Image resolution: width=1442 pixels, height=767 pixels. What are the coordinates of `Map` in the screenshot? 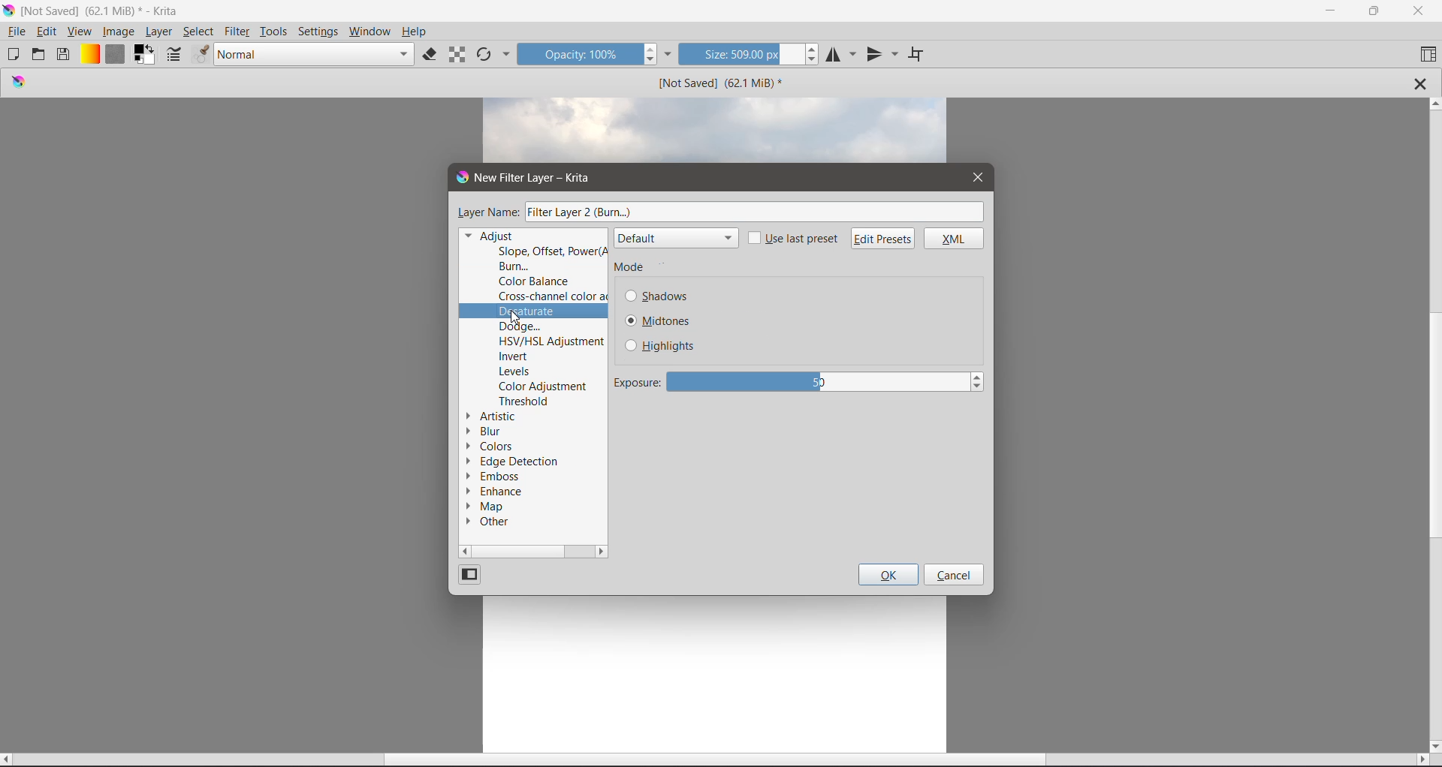 It's located at (488, 507).